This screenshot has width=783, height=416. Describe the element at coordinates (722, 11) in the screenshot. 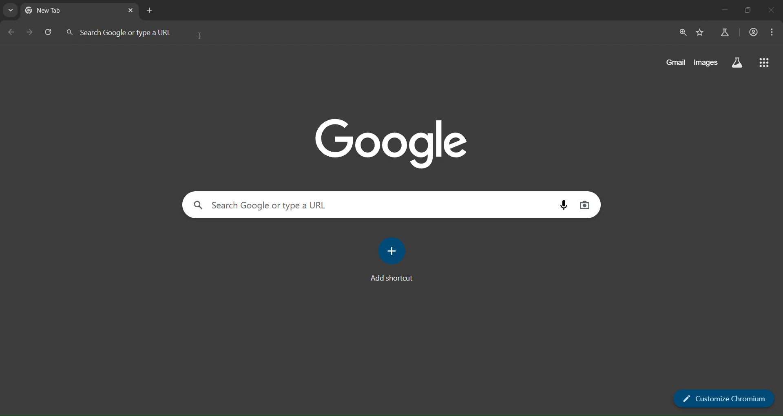

I see `minimize` at that location.